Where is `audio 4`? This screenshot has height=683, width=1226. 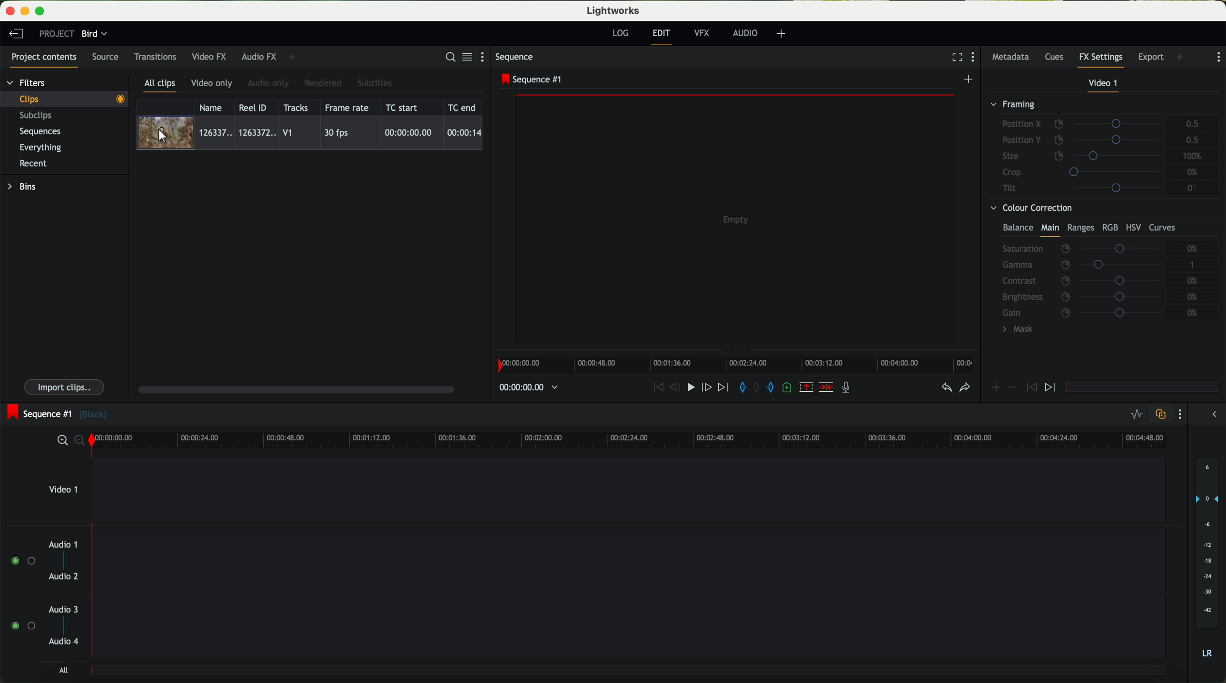
audio 4 is located at coordinates (64, 642).